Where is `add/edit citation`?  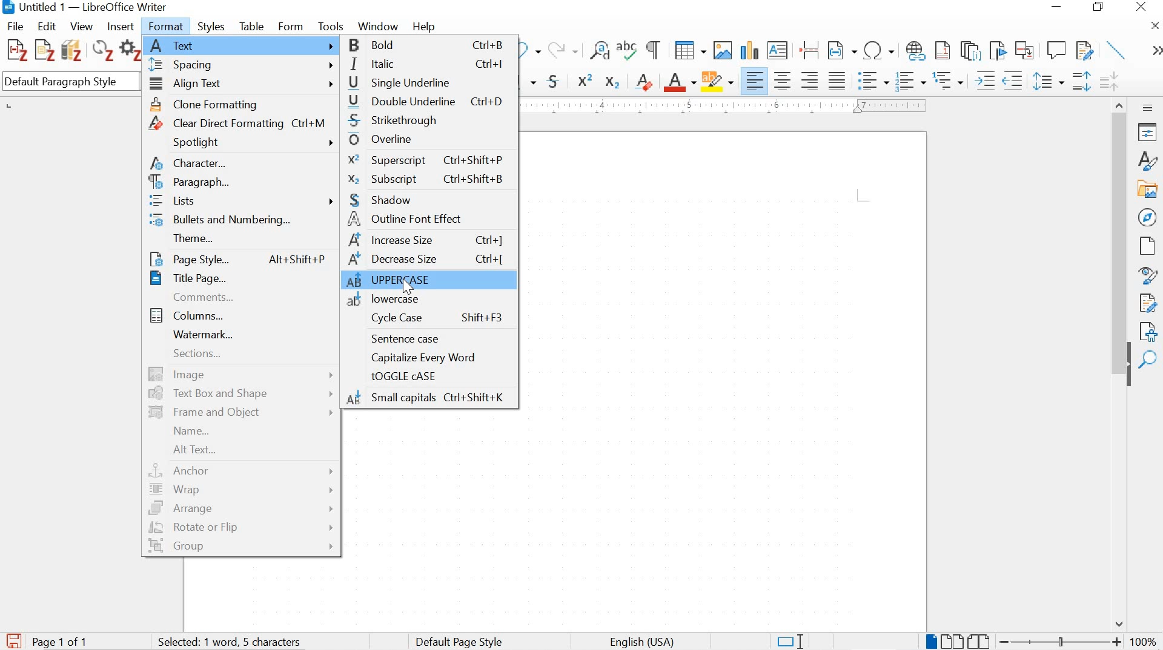 add/edit citation is located at coordinates (17, 51).